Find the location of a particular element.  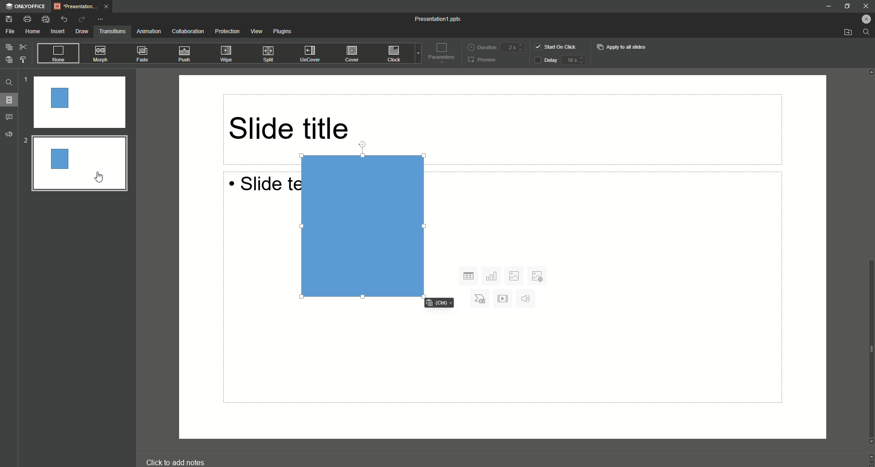

Slide text is located at coordinates (254, 185).